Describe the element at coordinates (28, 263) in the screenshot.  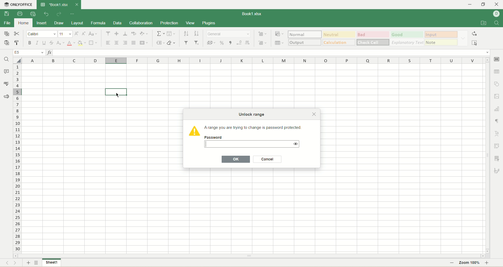
I see `add sheet` at that location.